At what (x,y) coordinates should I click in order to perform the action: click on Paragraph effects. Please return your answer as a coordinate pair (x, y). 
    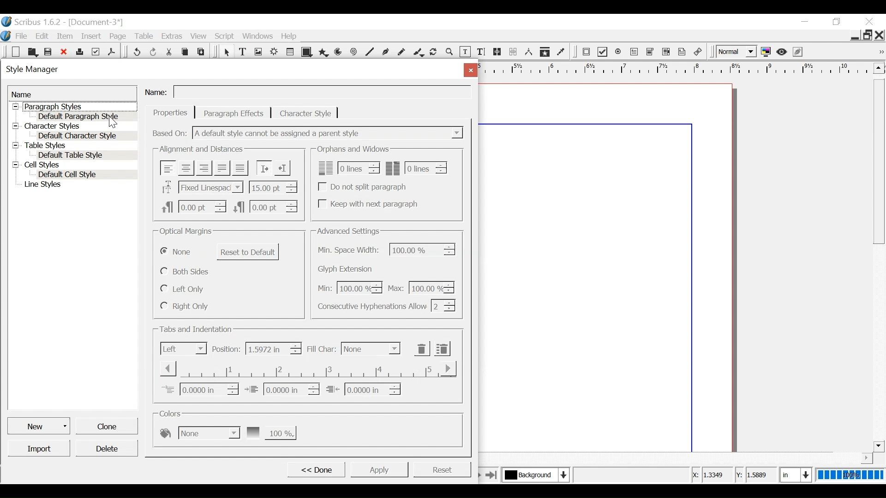
    Looking at the image, I should click on (234, 113).